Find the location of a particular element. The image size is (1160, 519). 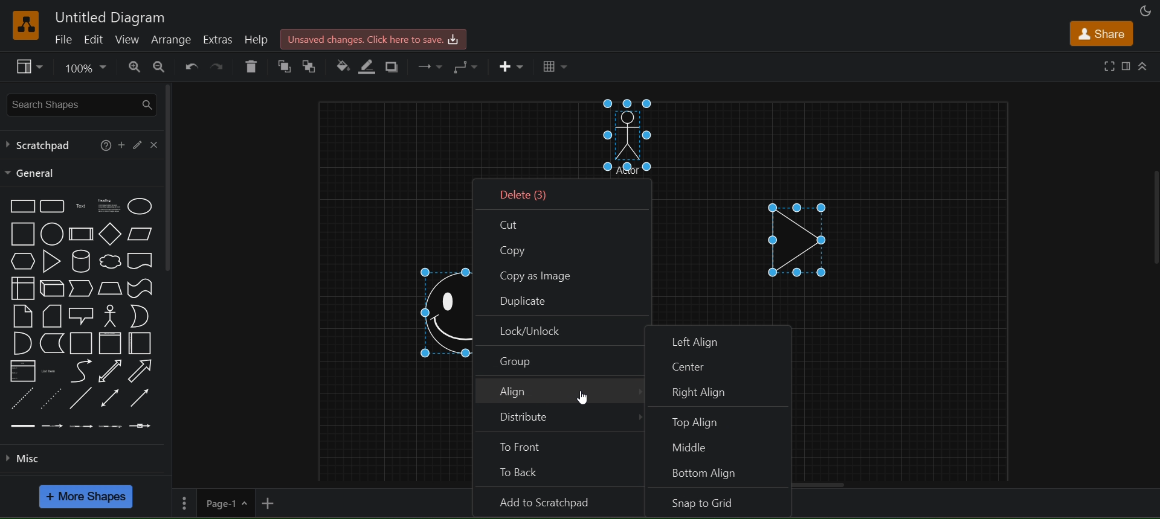

heading is located at coordinates (110, 207).